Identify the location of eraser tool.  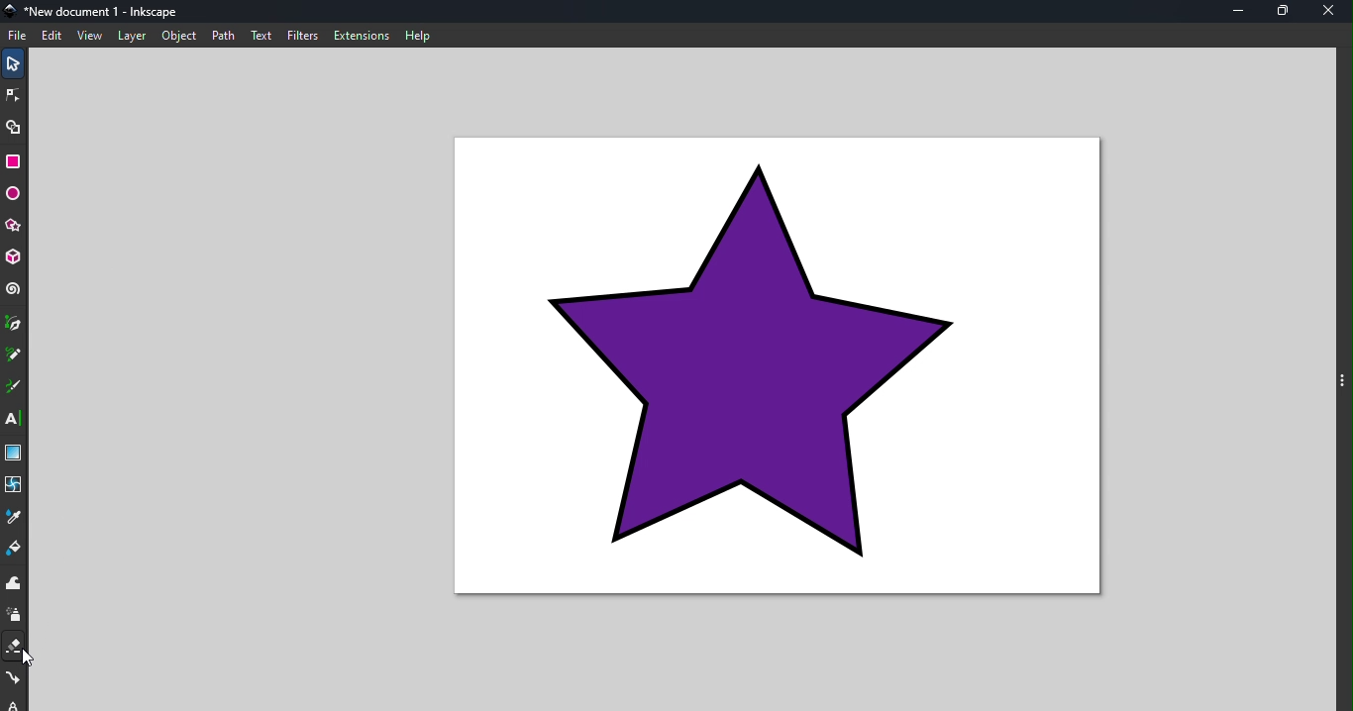
(15, 646).